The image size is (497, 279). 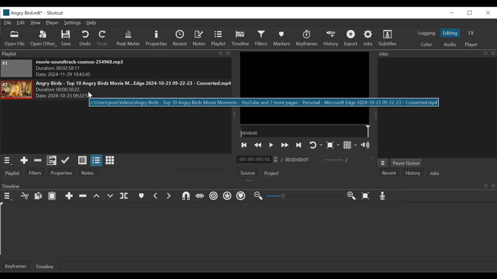 I want to click on Record audio, so click(x=383, y=196).